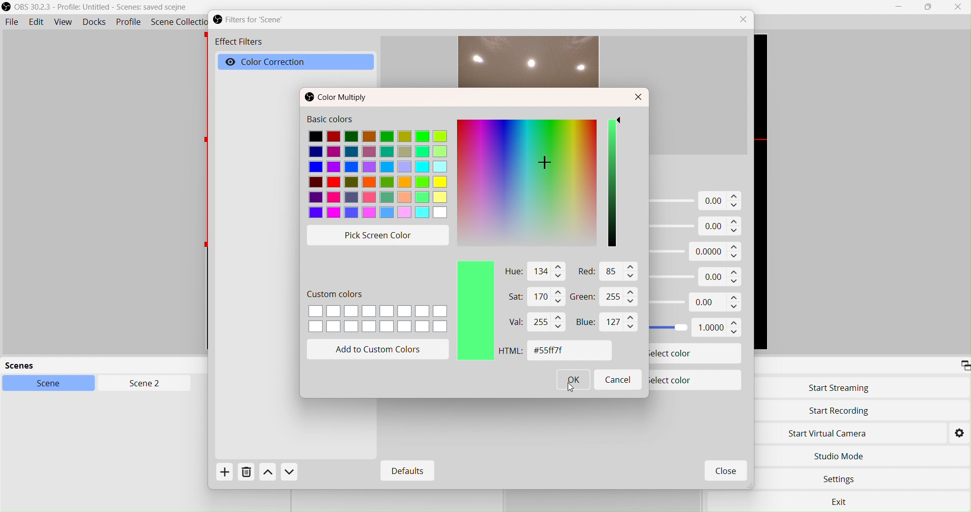 The height and width of the screenshot is (512, 971). Describe the element at coordinates (724, 472) in the screenshot. I see `Close` at that location.